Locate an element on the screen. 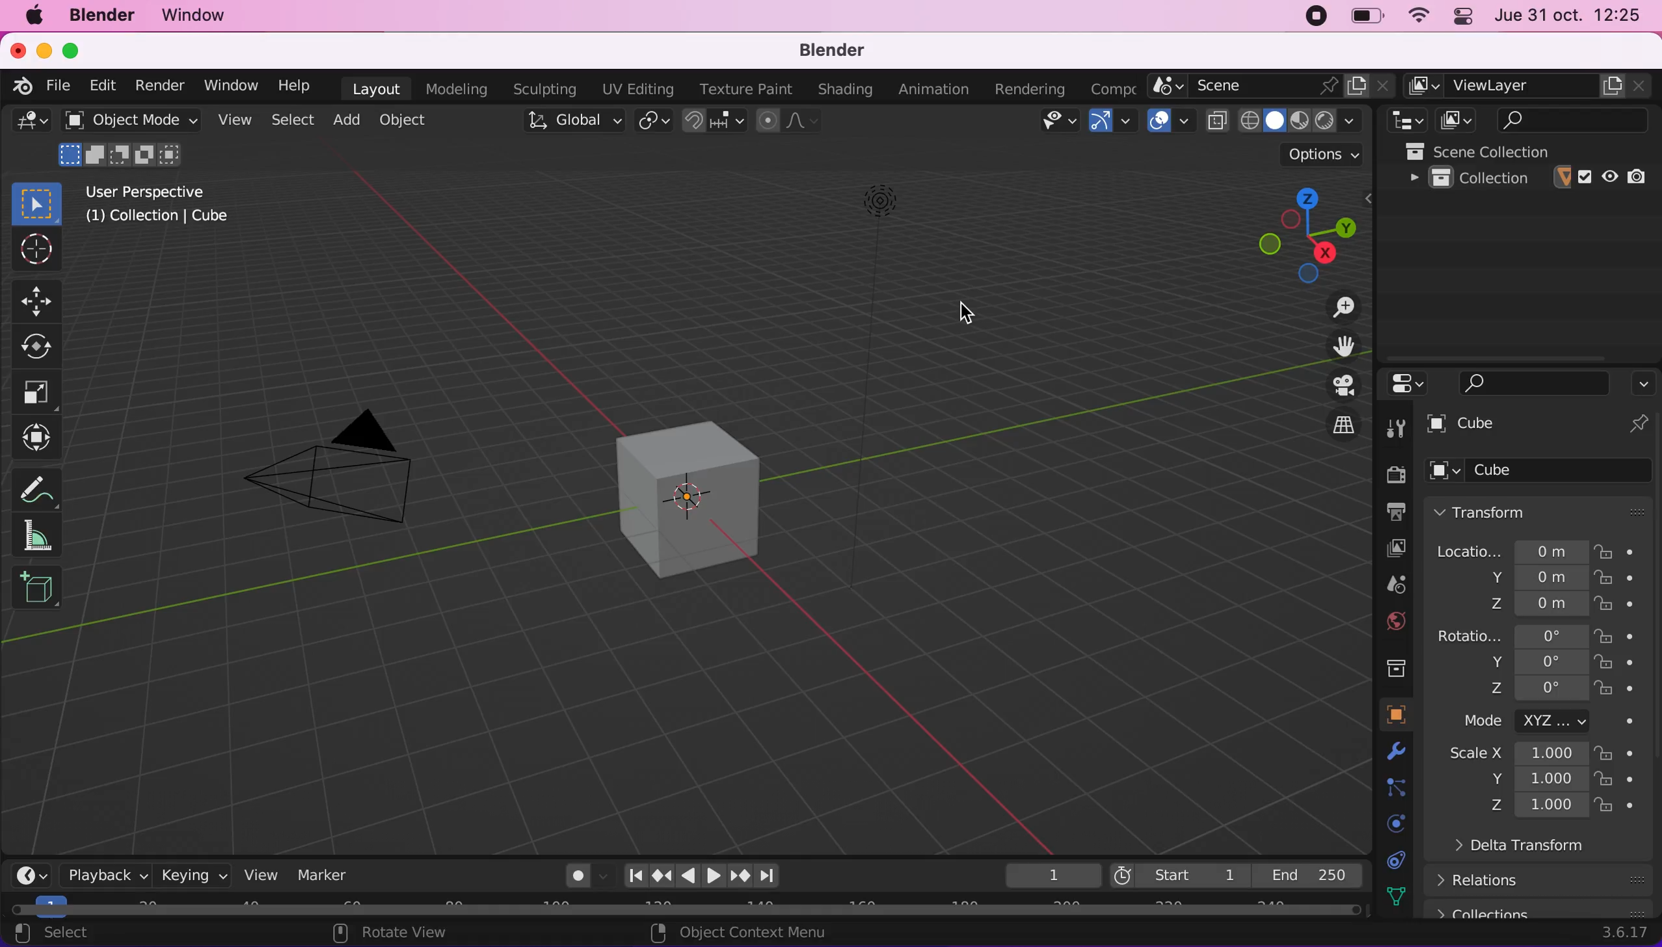 This screenshot has height=947, width=1662. scene is located at coordinates (1385, 586).